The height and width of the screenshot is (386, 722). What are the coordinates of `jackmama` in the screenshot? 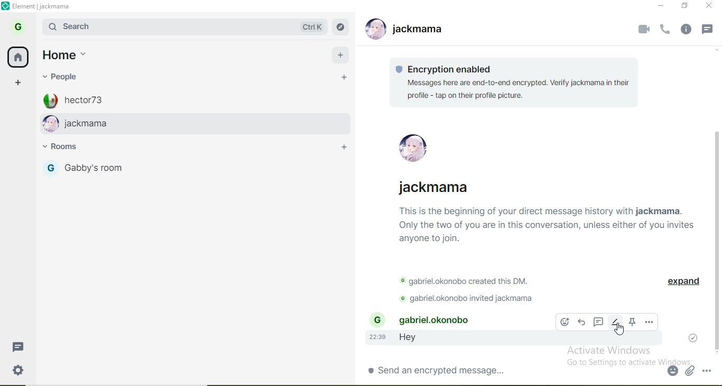 It's located at (419, 30).